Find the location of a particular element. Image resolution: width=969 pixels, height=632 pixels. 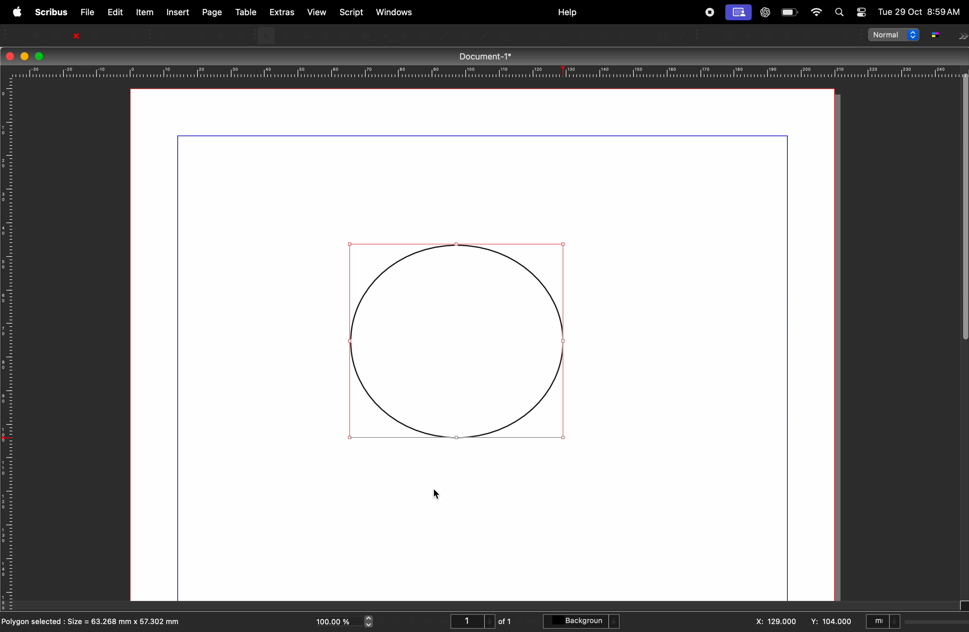

Tue 29 Oct 8:59AM is located at coordinates (919, 13).